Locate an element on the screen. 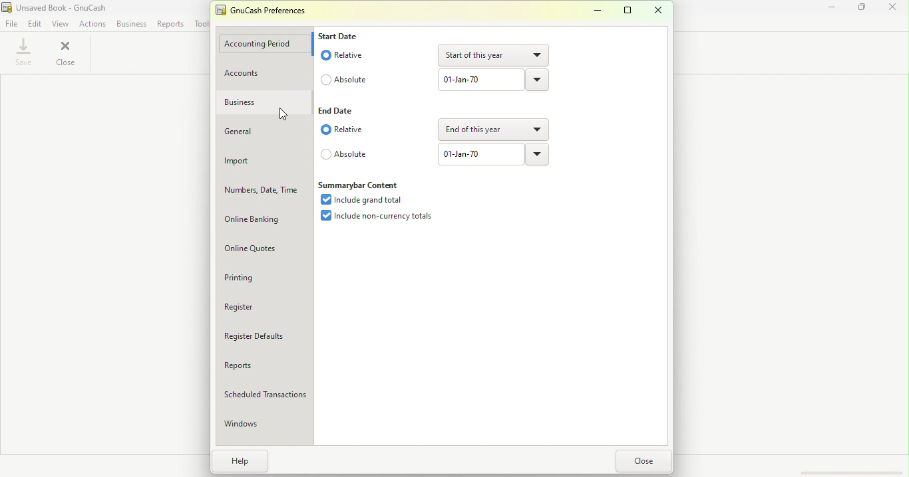  Relative is located at coordinates (340, 132).